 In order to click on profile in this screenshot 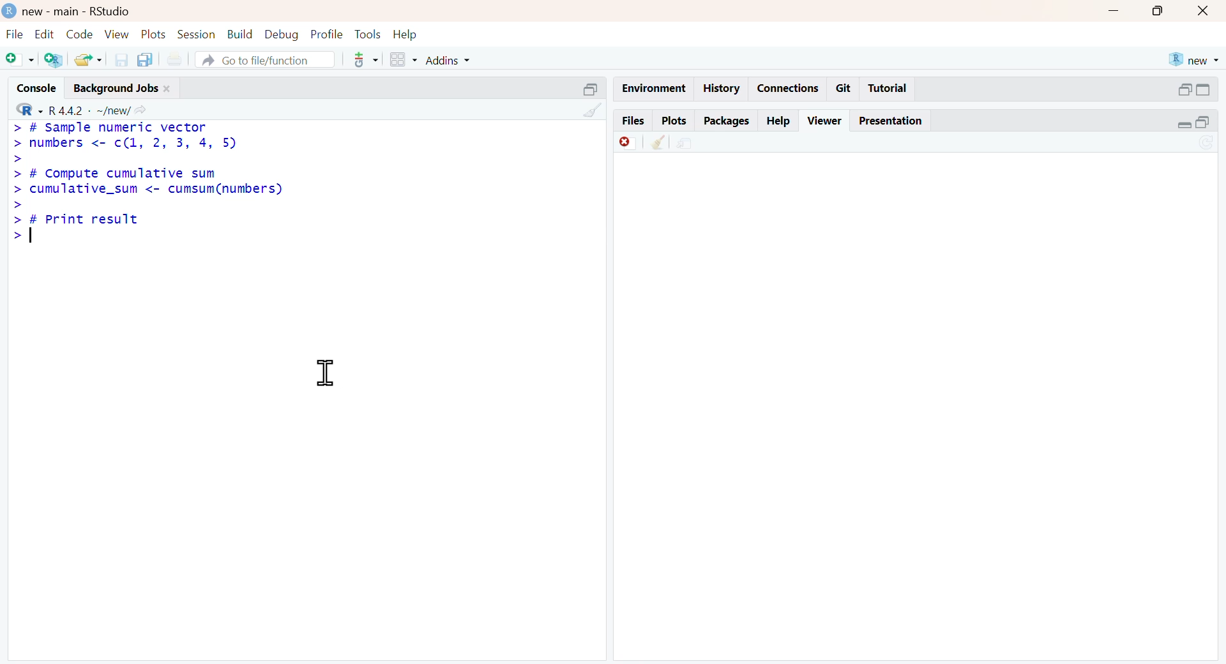, I will do `click(328, 34)`.